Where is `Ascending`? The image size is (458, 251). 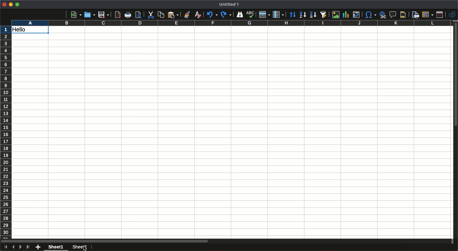
Ascending is located at coordinates (302, 14).